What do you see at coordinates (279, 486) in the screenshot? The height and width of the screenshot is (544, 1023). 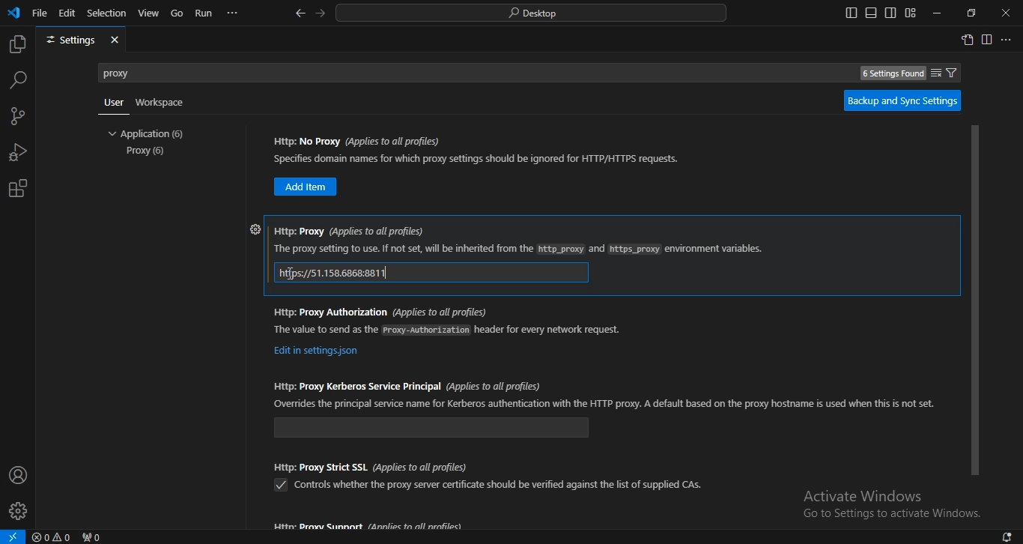 I see `Checkbox ` at bounding box center [279, 486].